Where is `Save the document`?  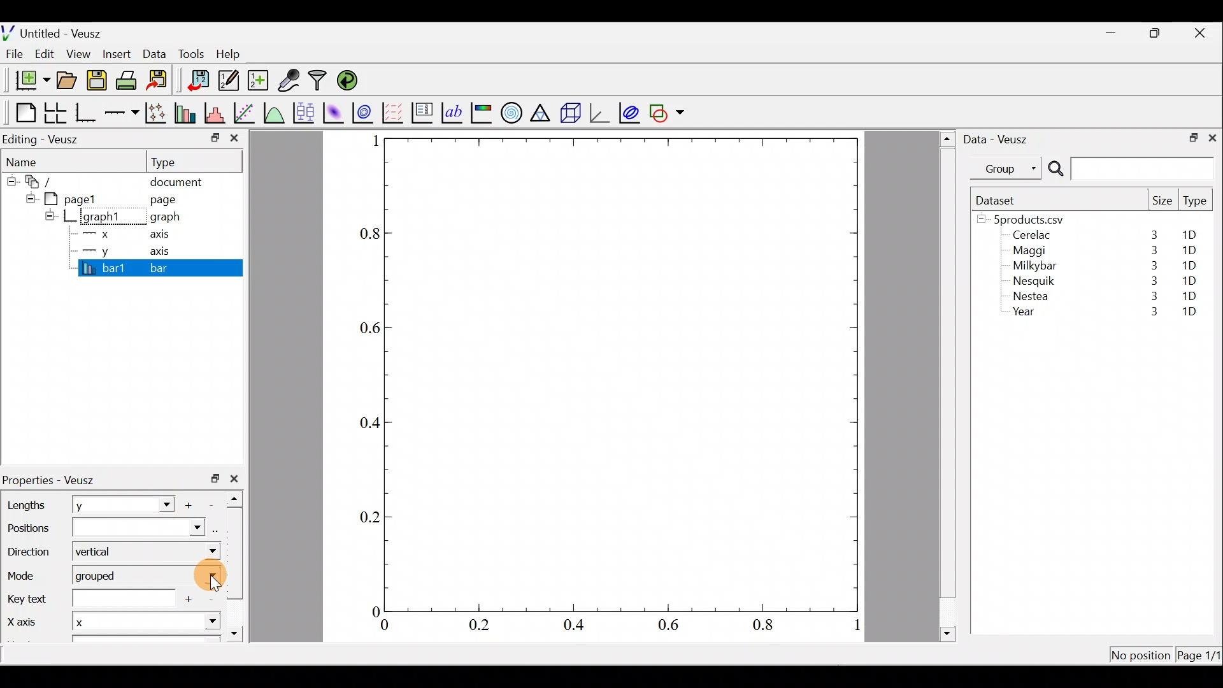
Save the document is located at coordinates (98, 83).